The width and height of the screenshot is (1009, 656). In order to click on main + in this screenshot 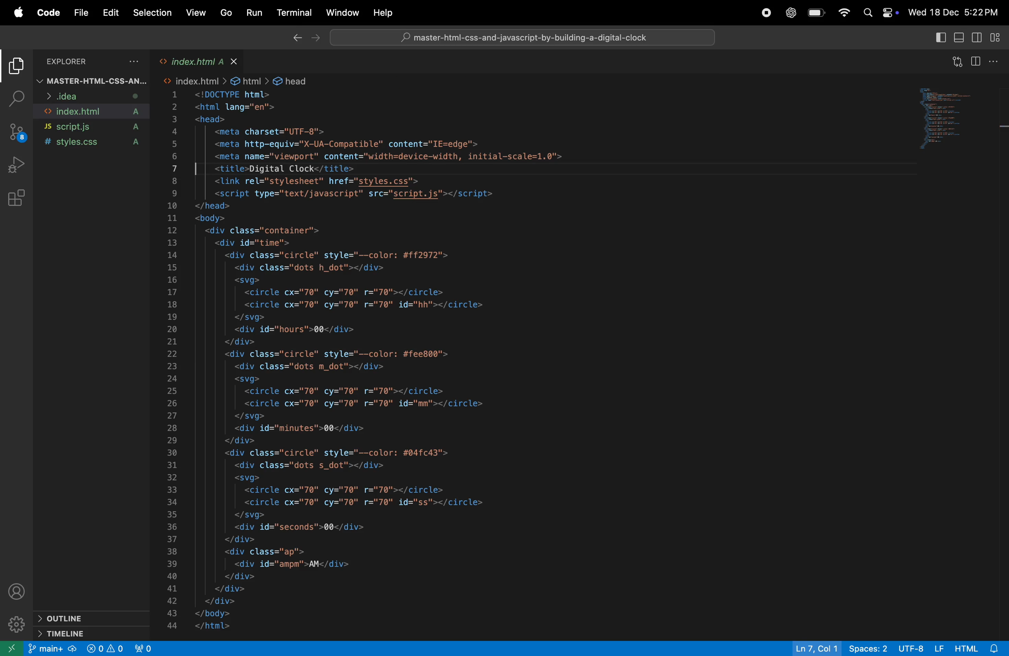, I will do `click(53, 648)`.